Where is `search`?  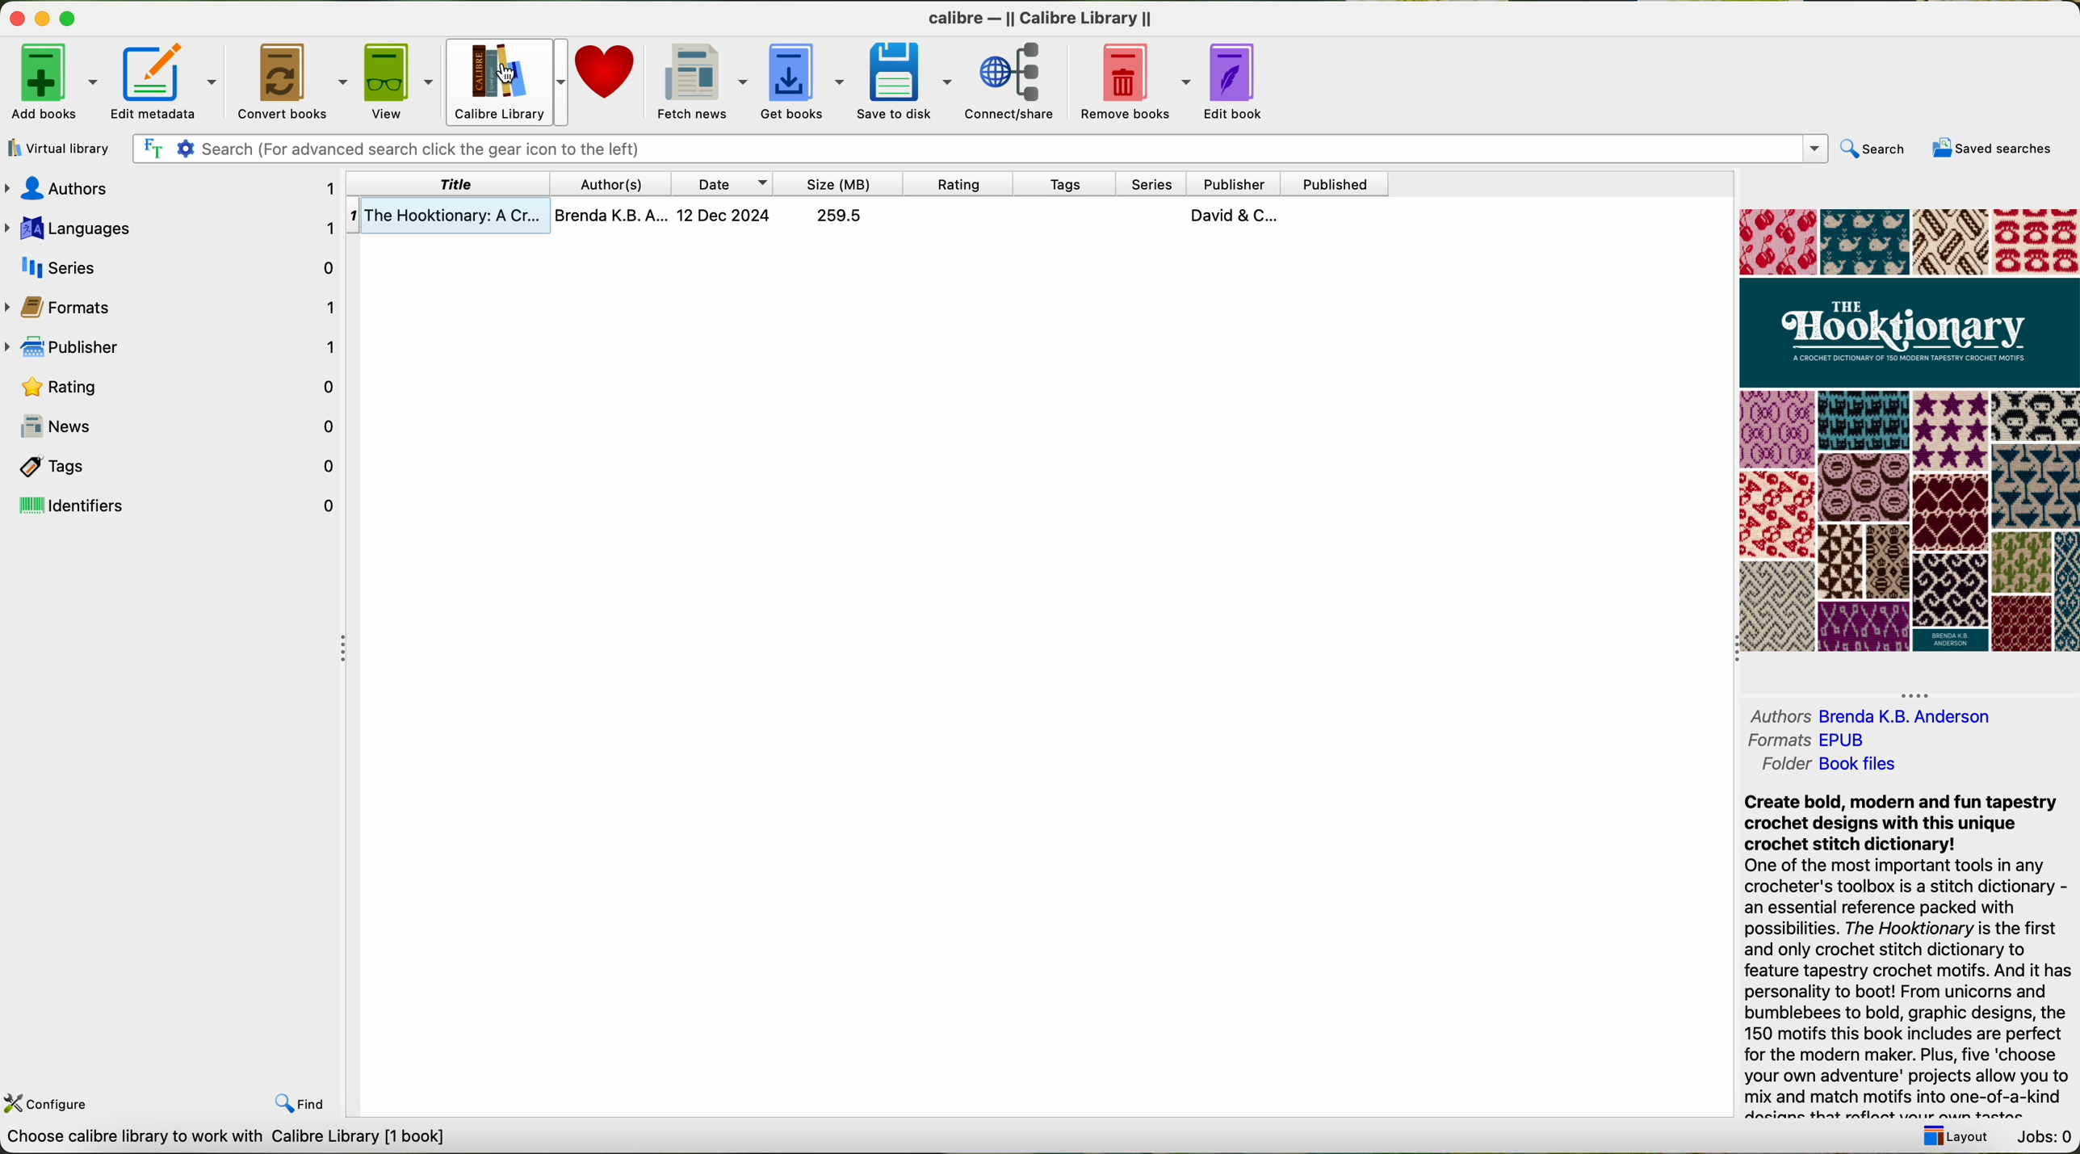
search is located at coordinates (1877, 149).